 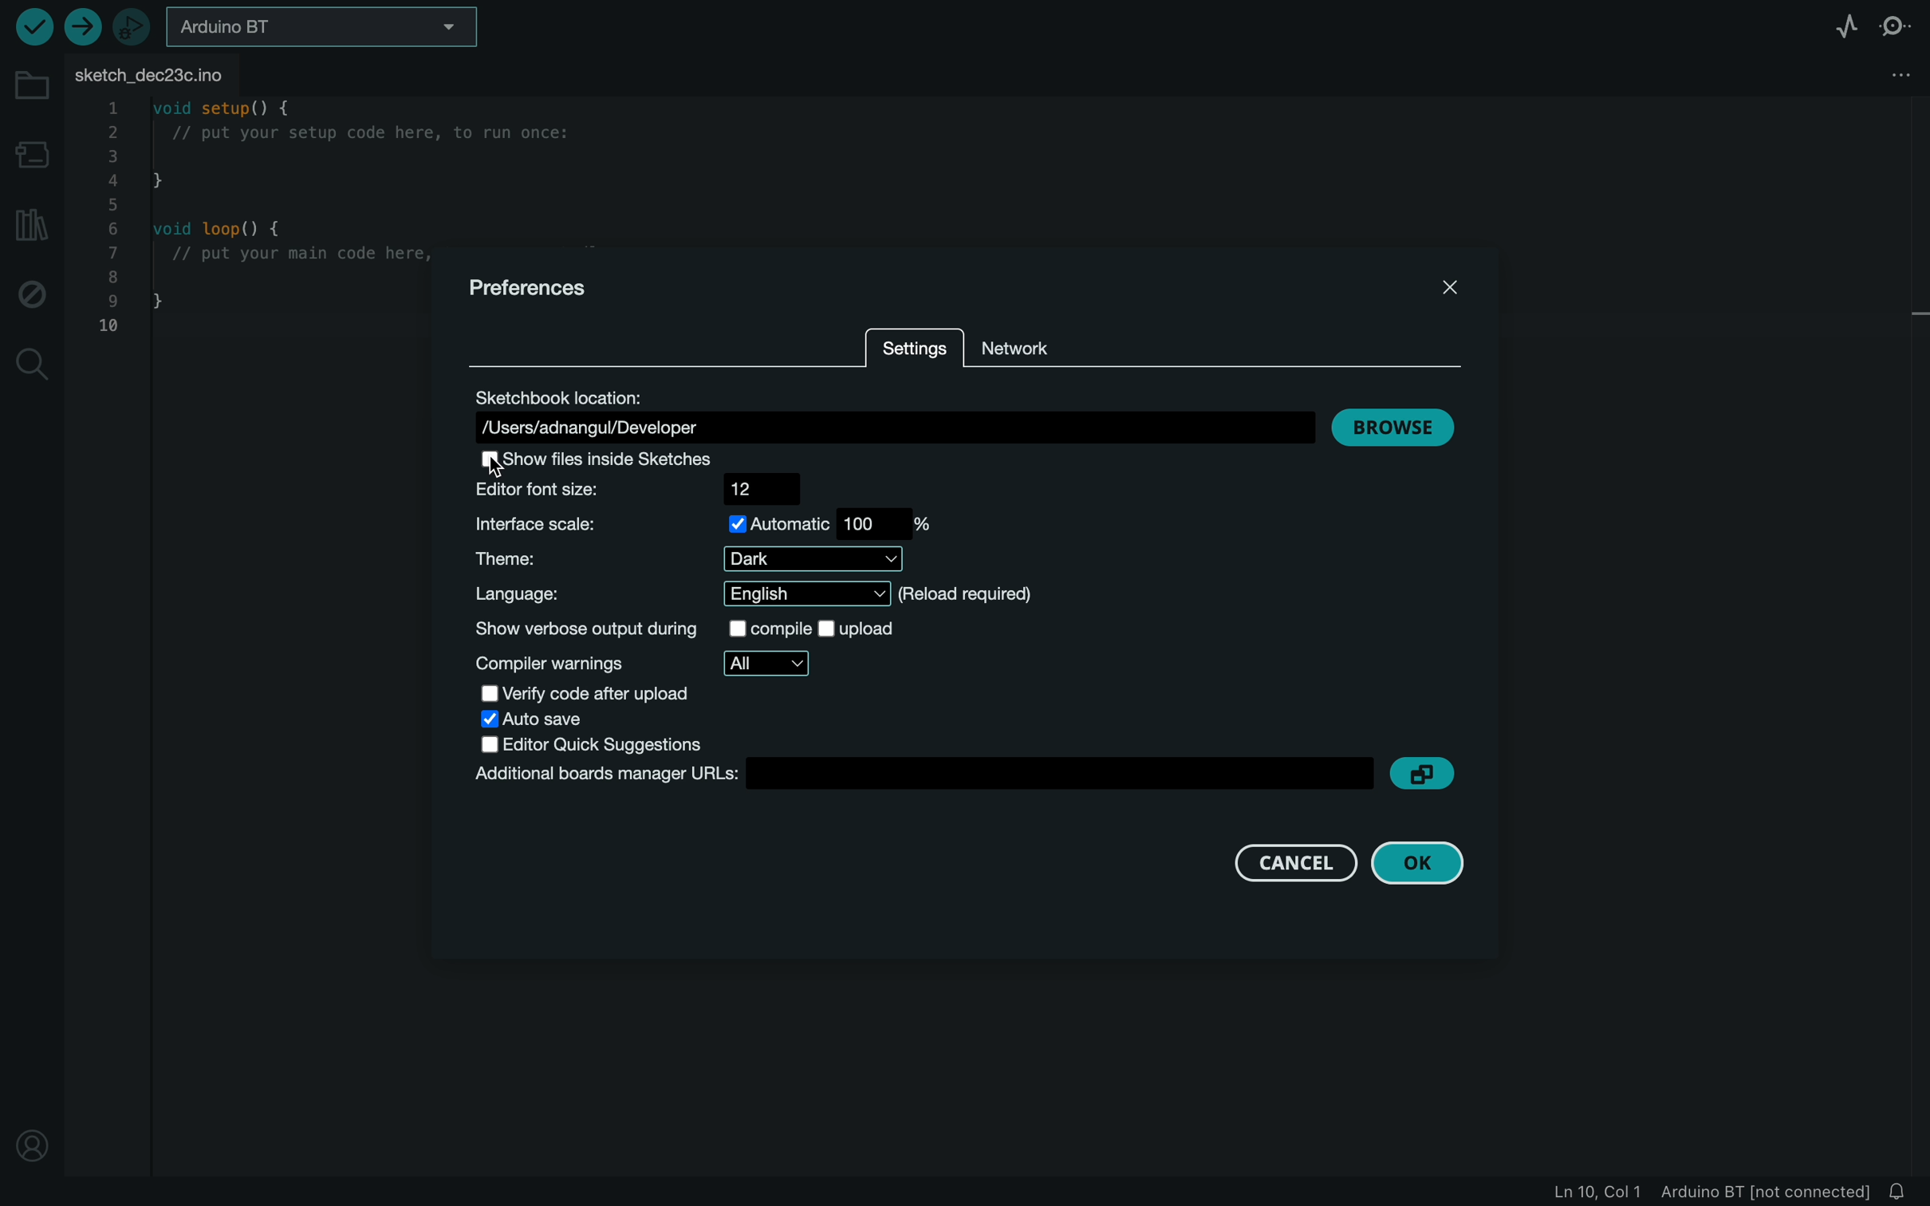 I want to click on code, so click(x=244, y=225).